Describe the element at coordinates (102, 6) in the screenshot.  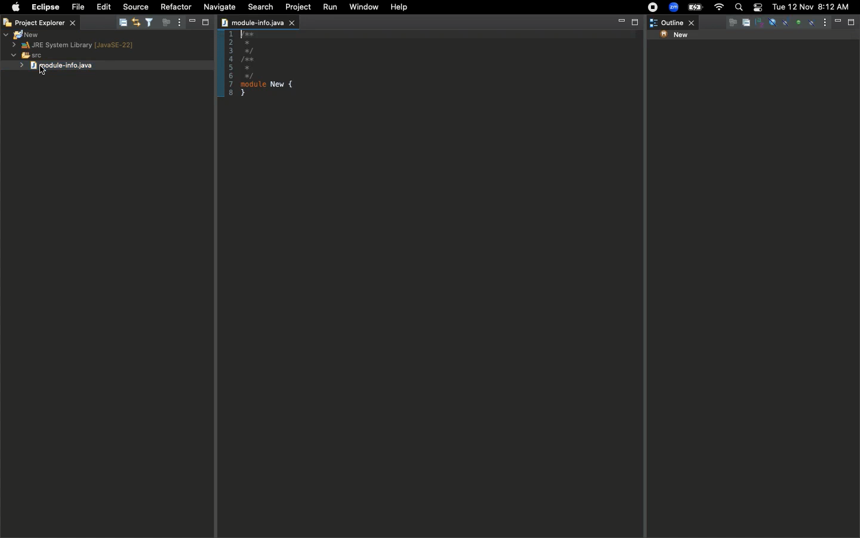
I see `Edit` at that location.